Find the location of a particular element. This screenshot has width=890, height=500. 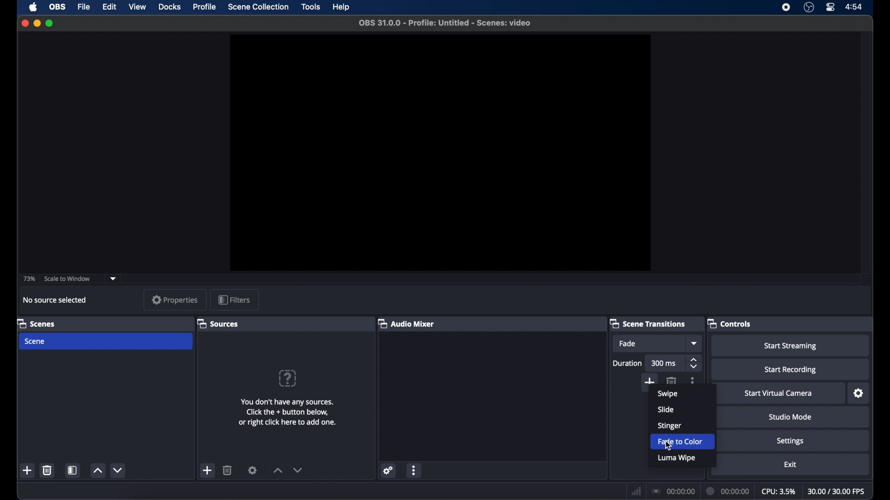

connection is located at coordinates (672, 491).